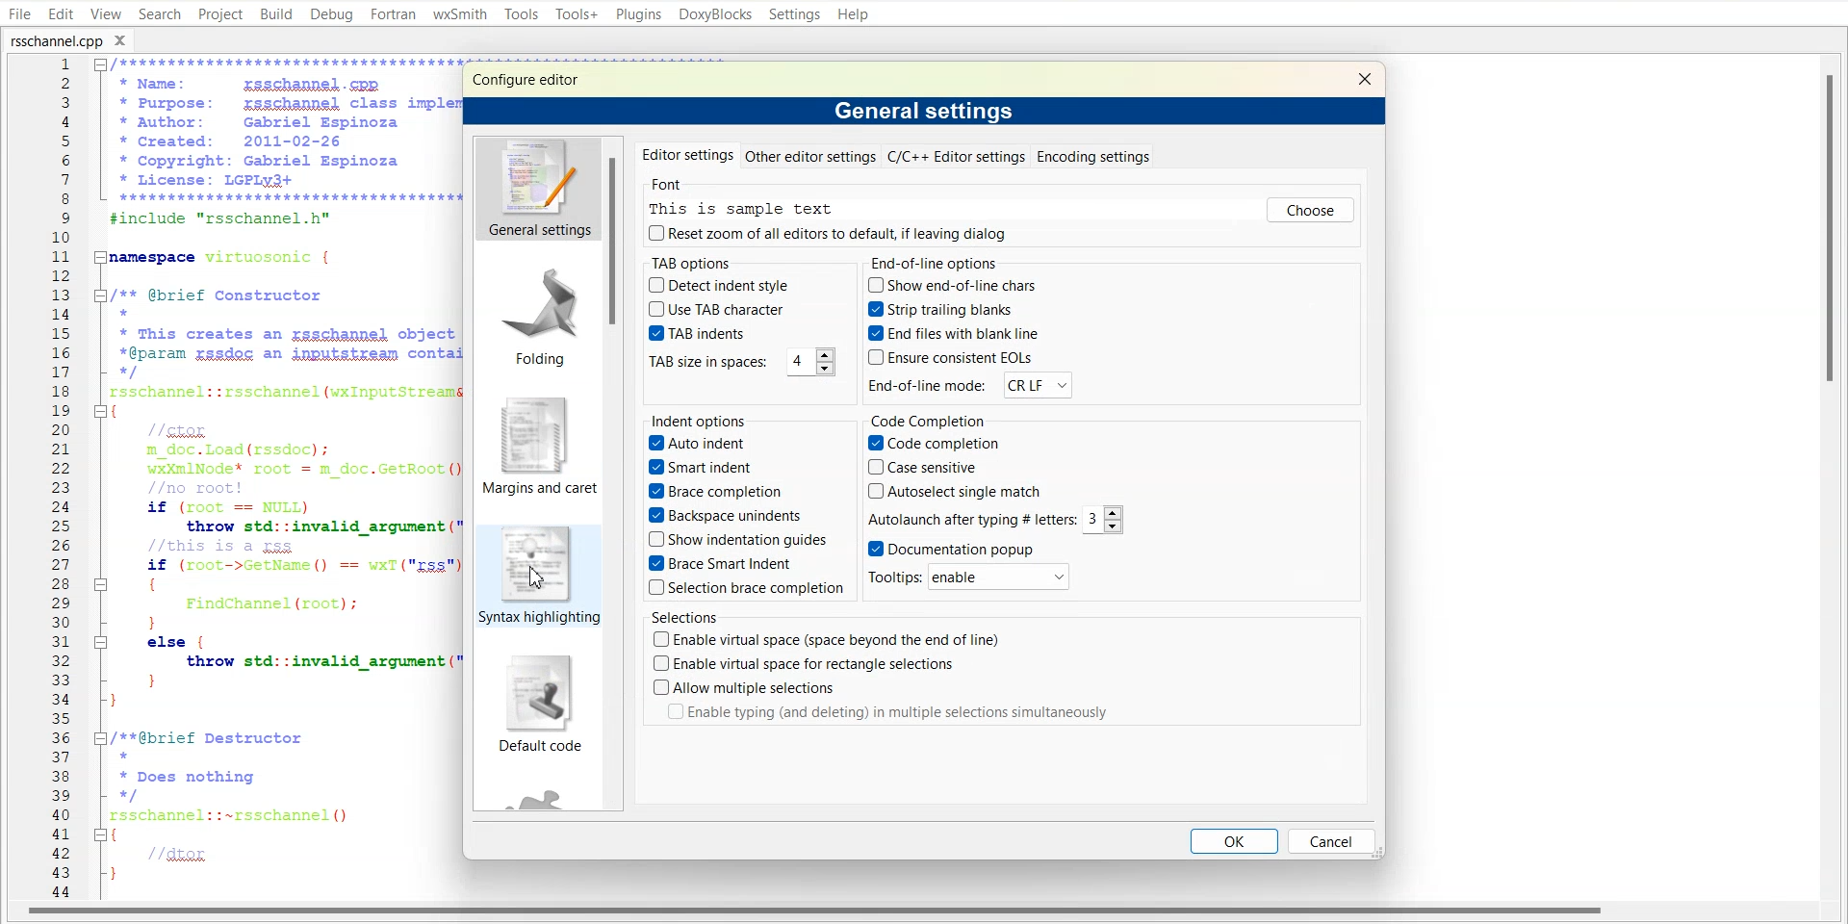  Describe the element at coordinates (46, 478) in the screenshot. I see `Line Number` at that location.